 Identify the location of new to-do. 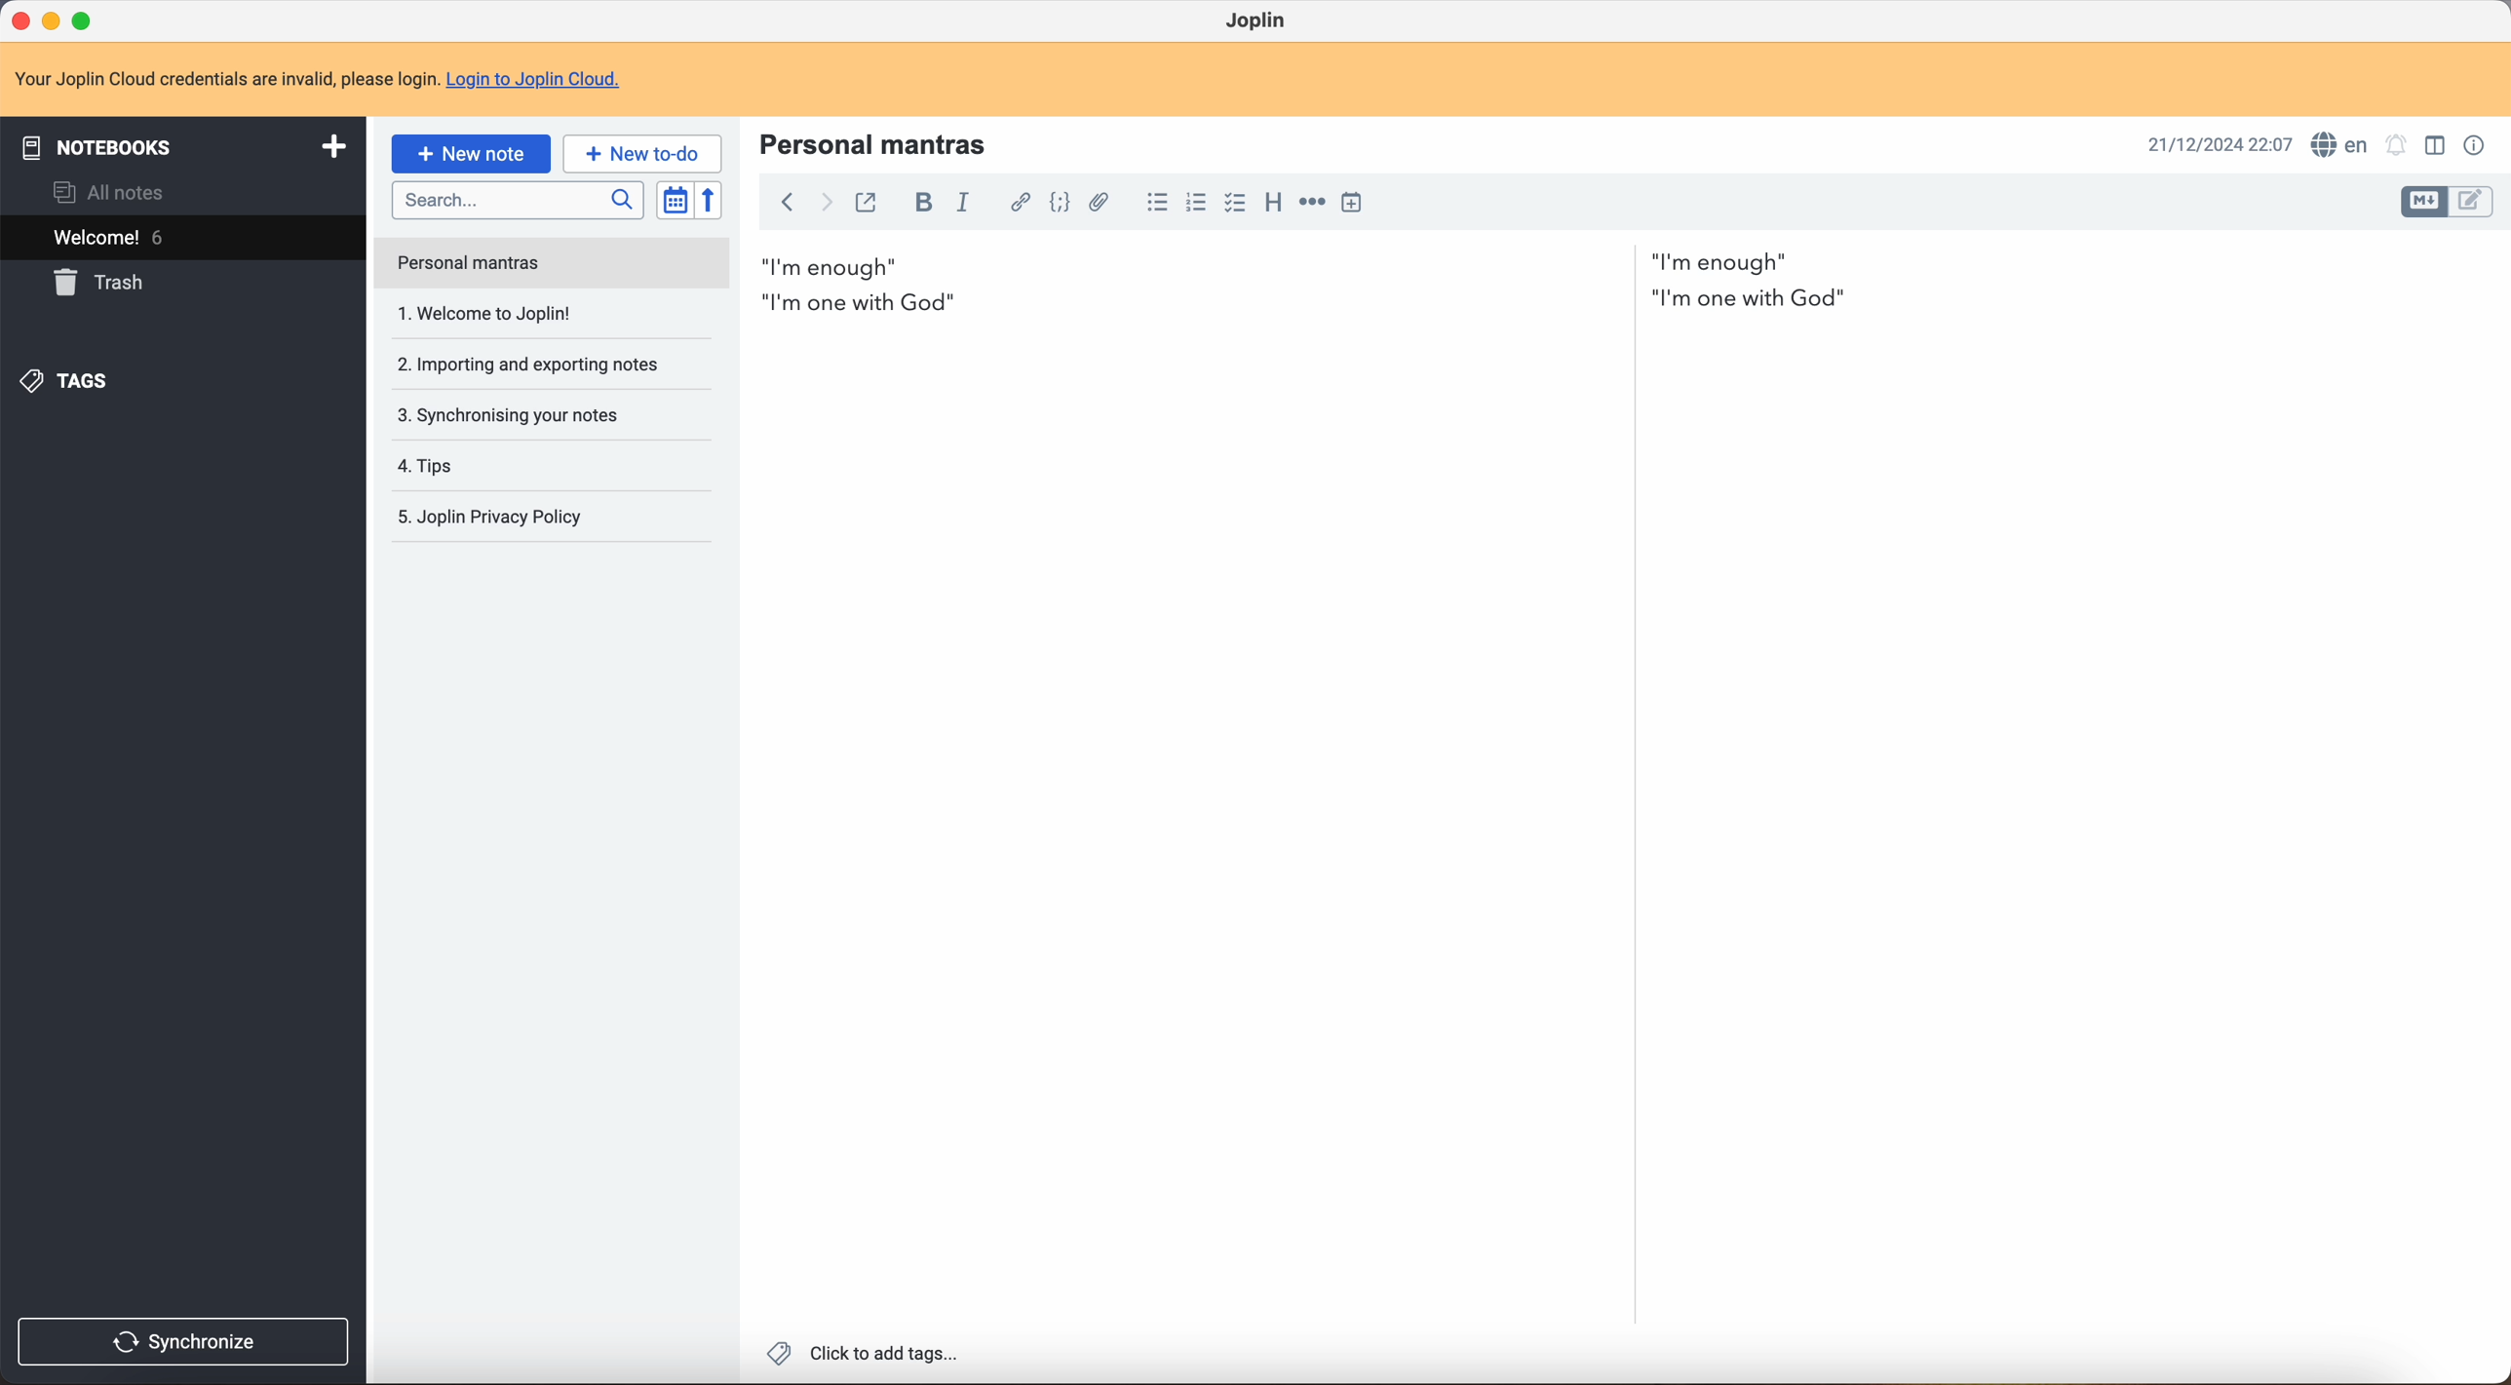
(641, 152).